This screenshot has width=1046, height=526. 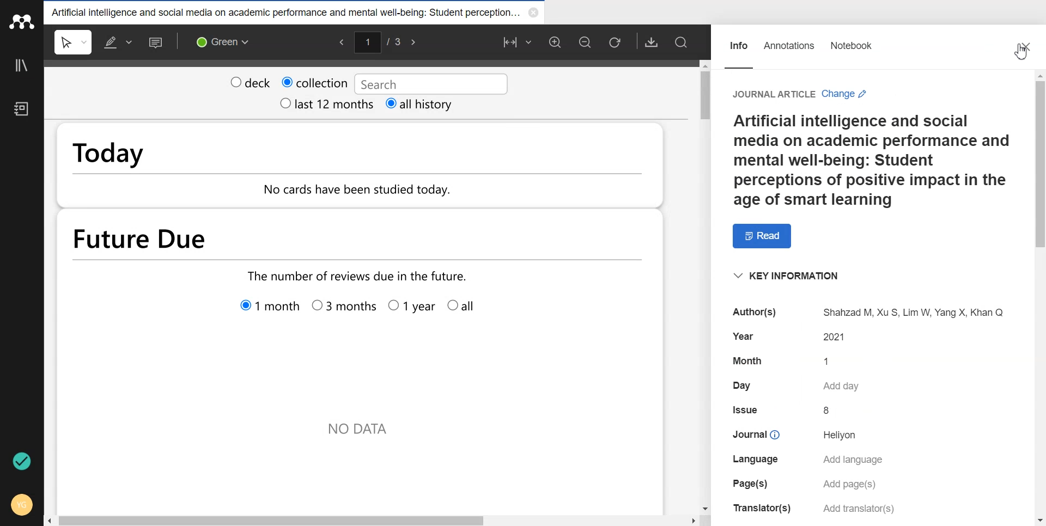 I want to click on Logo, so click(x=22, y=22).